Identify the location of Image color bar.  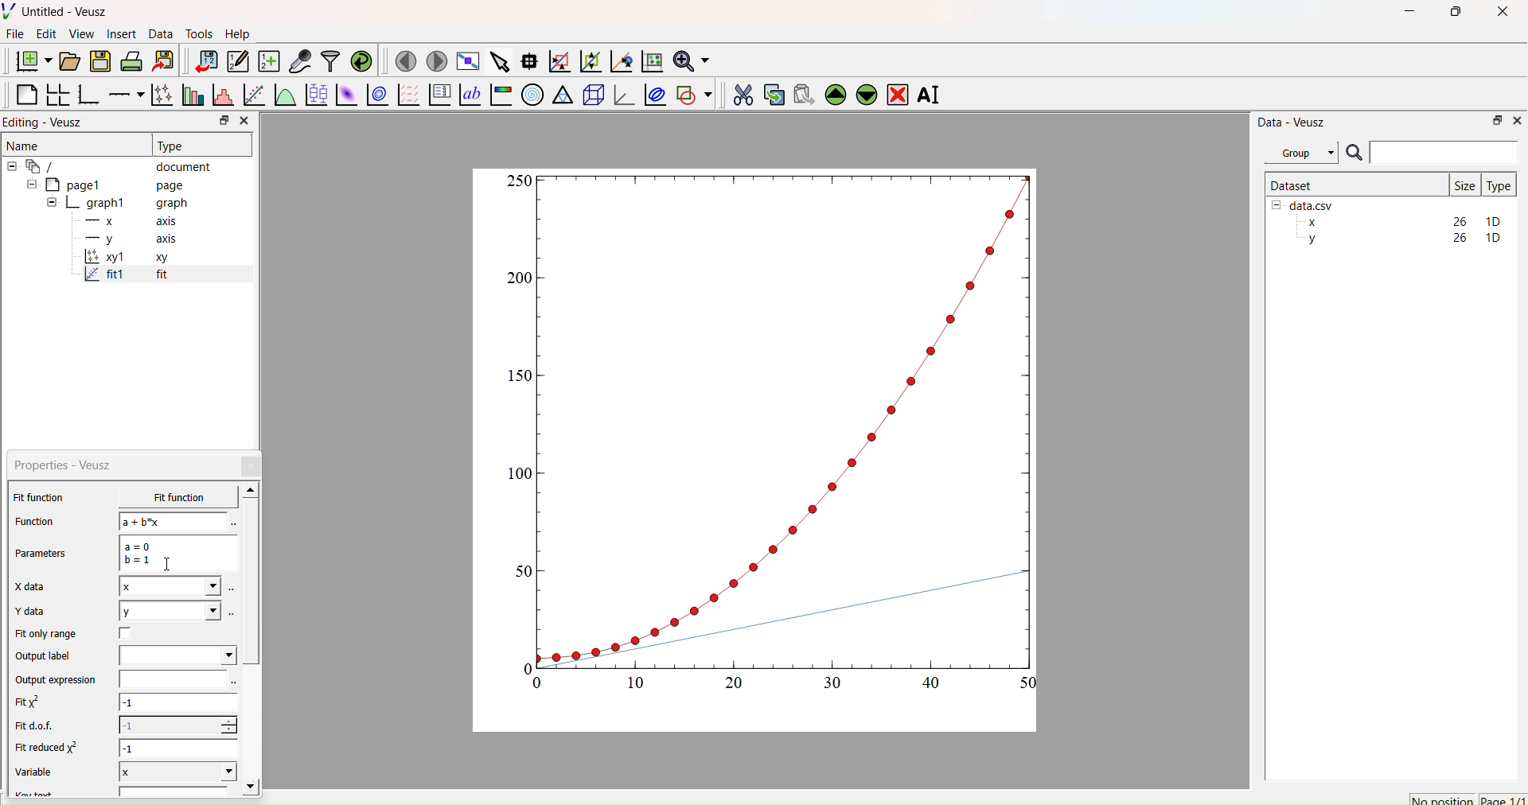
(499, 95).